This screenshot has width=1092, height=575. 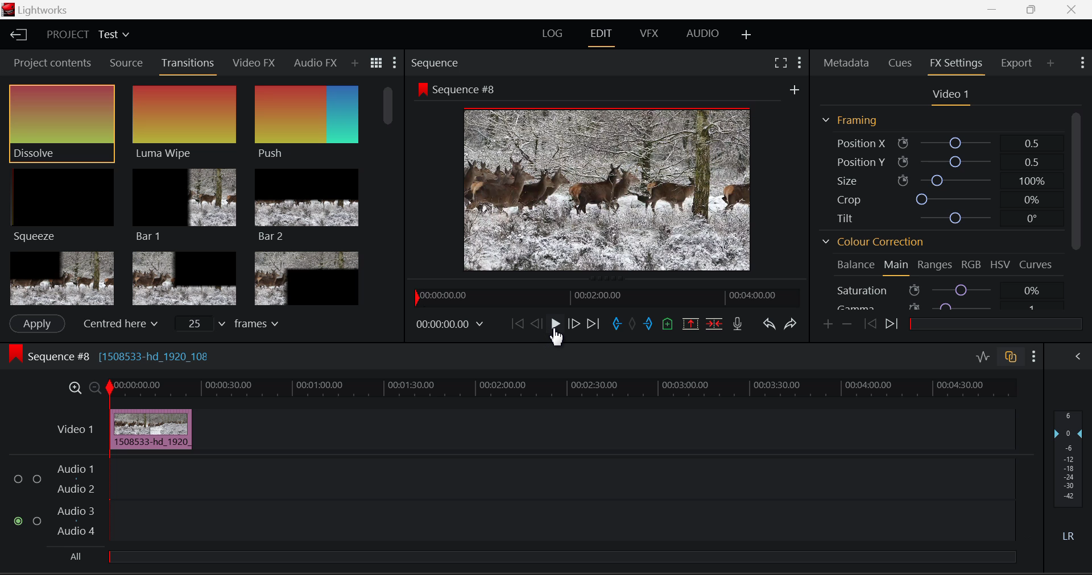 I want to click on Gamma, so click(x=941, y=307).